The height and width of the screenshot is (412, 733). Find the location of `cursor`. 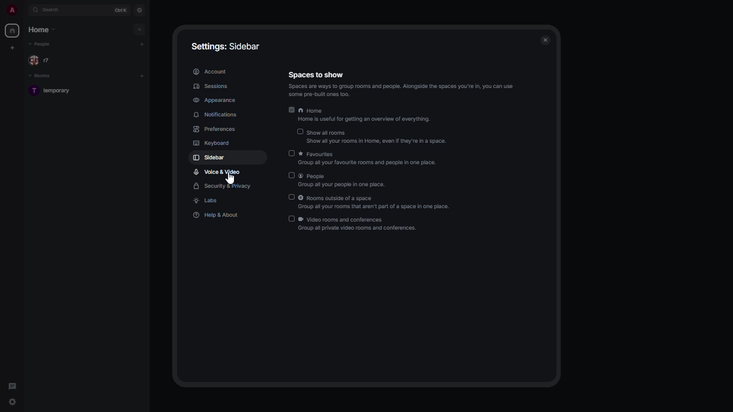

cursor is located at coordinates (230, 179).